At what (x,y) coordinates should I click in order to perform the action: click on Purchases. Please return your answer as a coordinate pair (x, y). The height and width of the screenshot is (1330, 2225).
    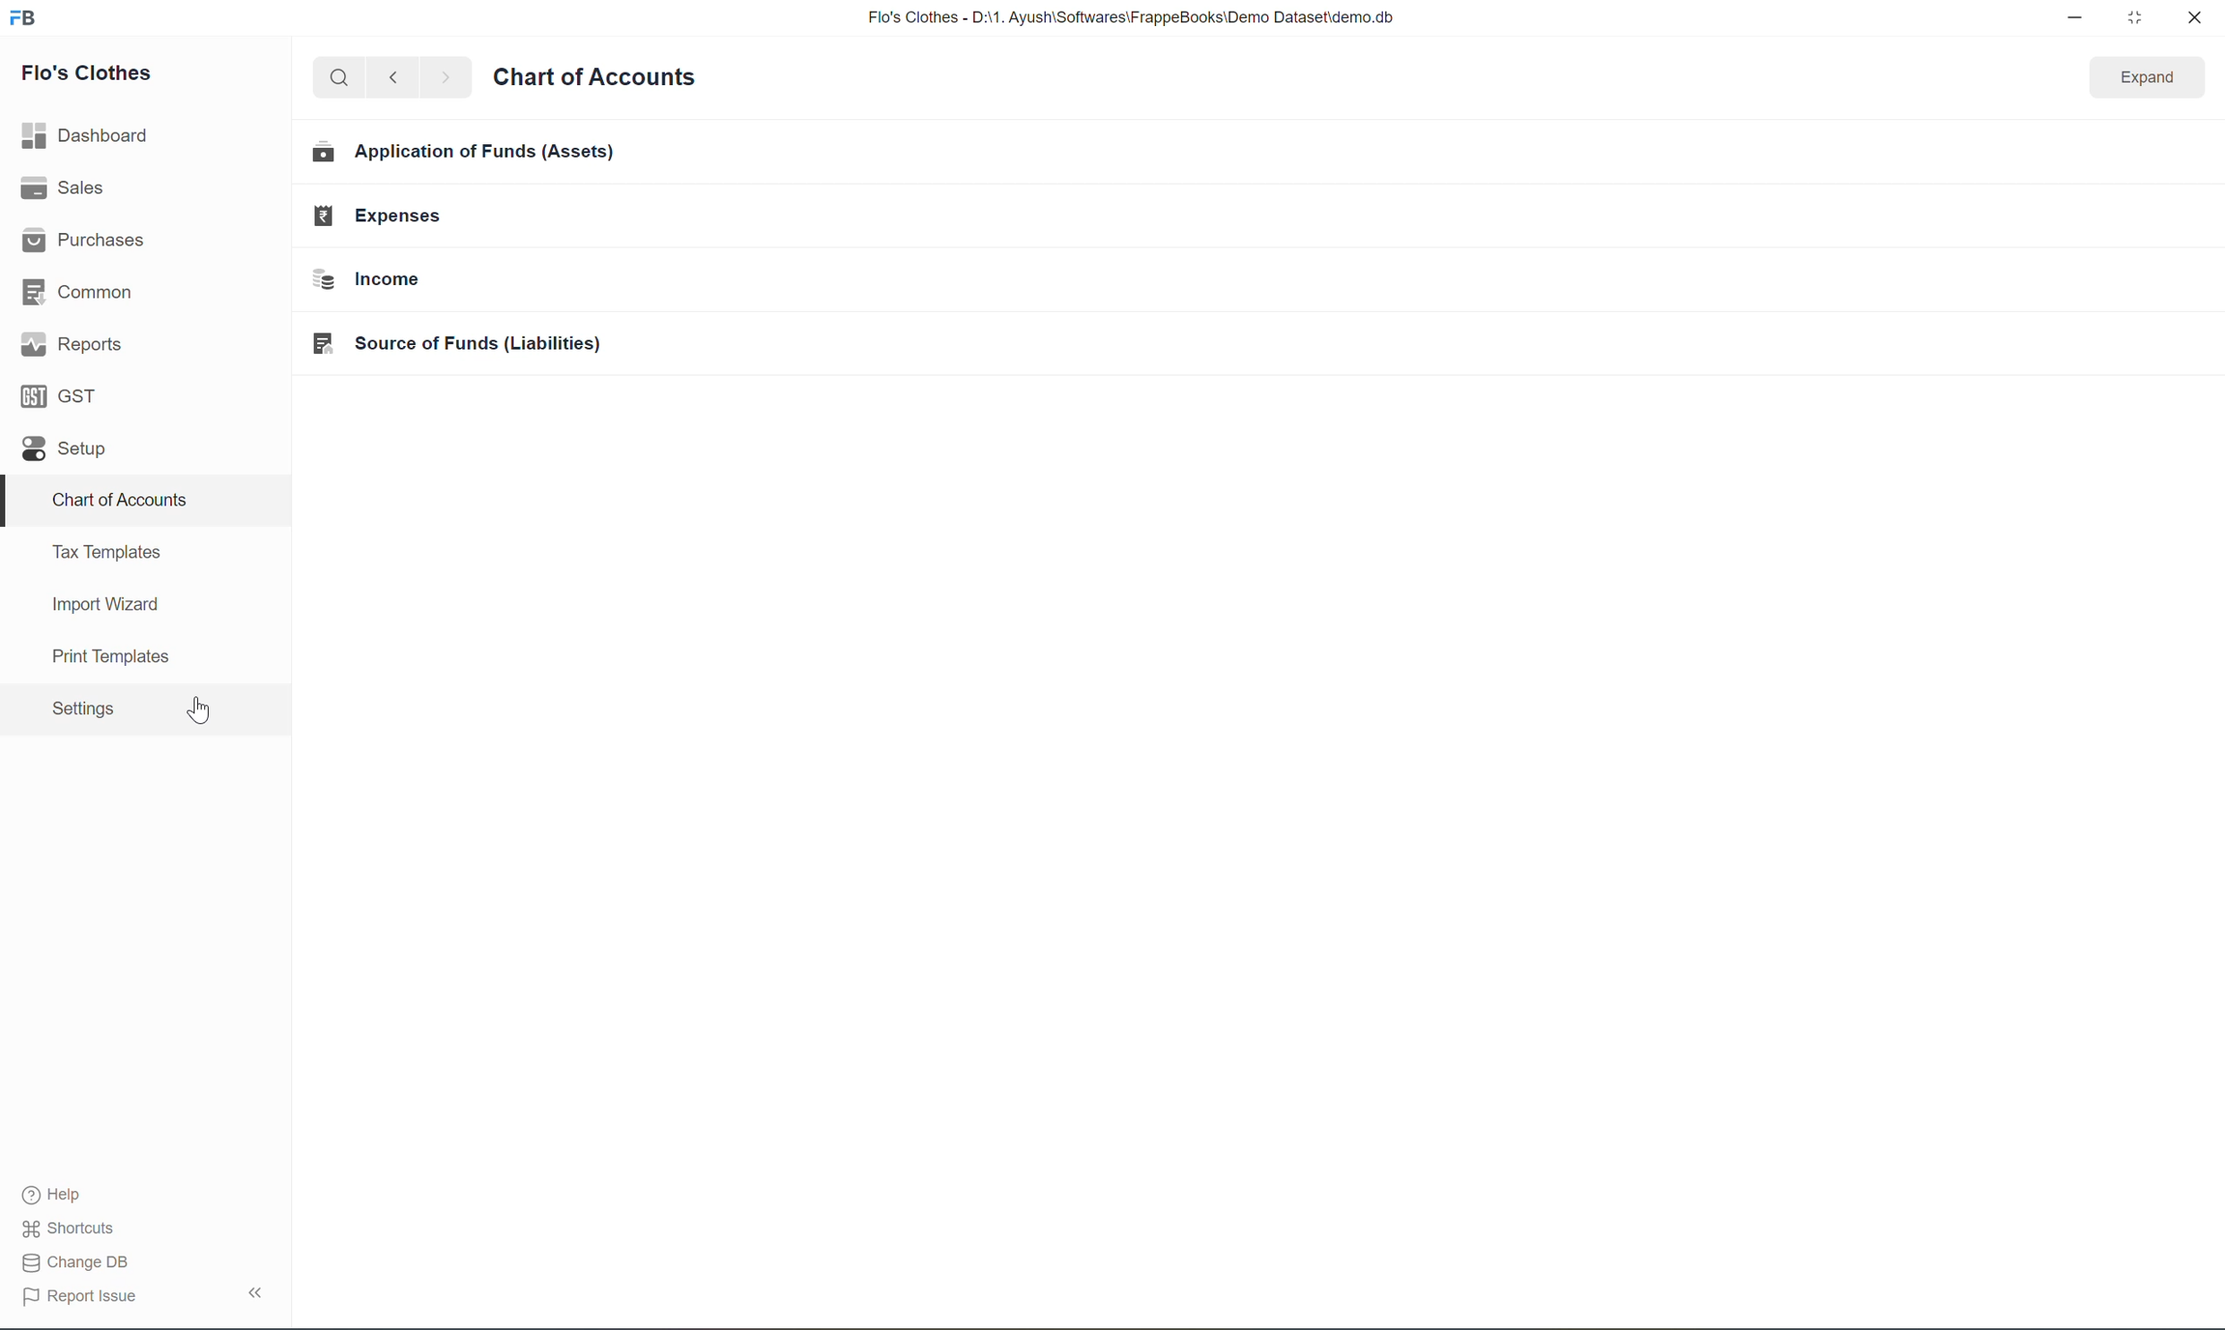
    Looking at the image, I should click on (82, 240).